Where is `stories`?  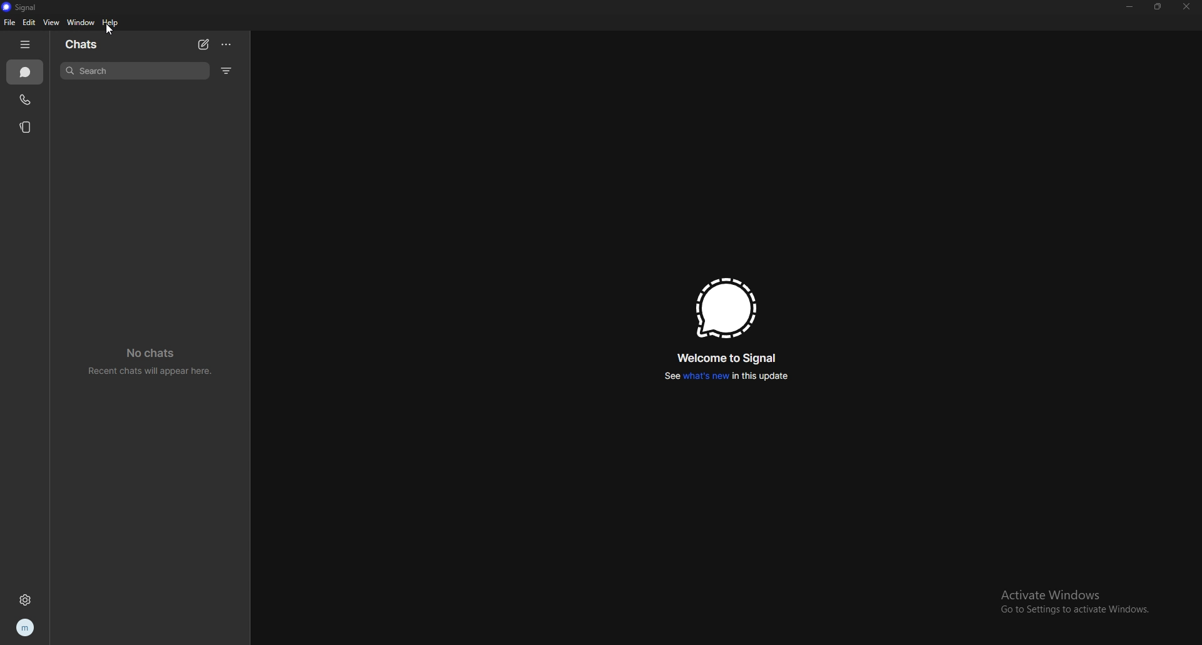
stories is located at coordinates (24, 127).